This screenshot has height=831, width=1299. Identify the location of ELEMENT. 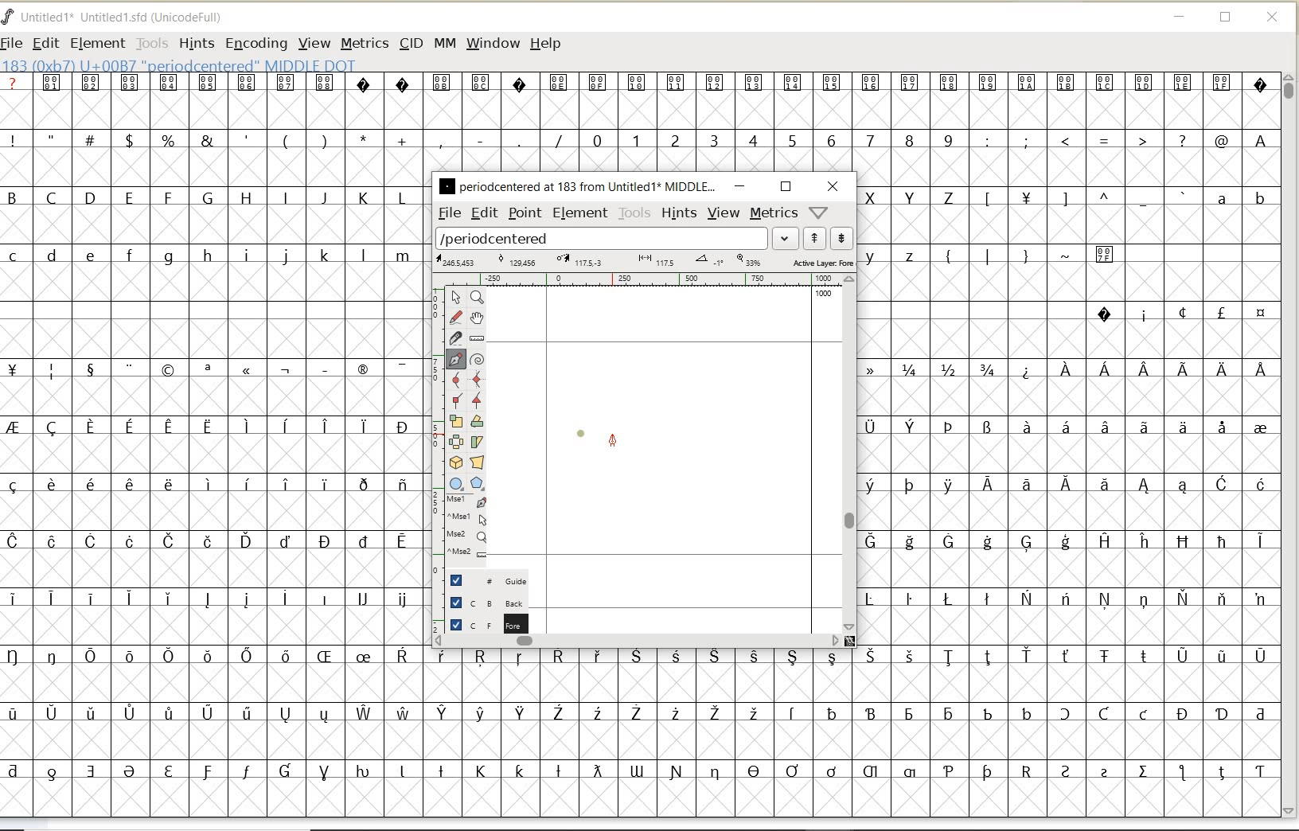
(97, 43).